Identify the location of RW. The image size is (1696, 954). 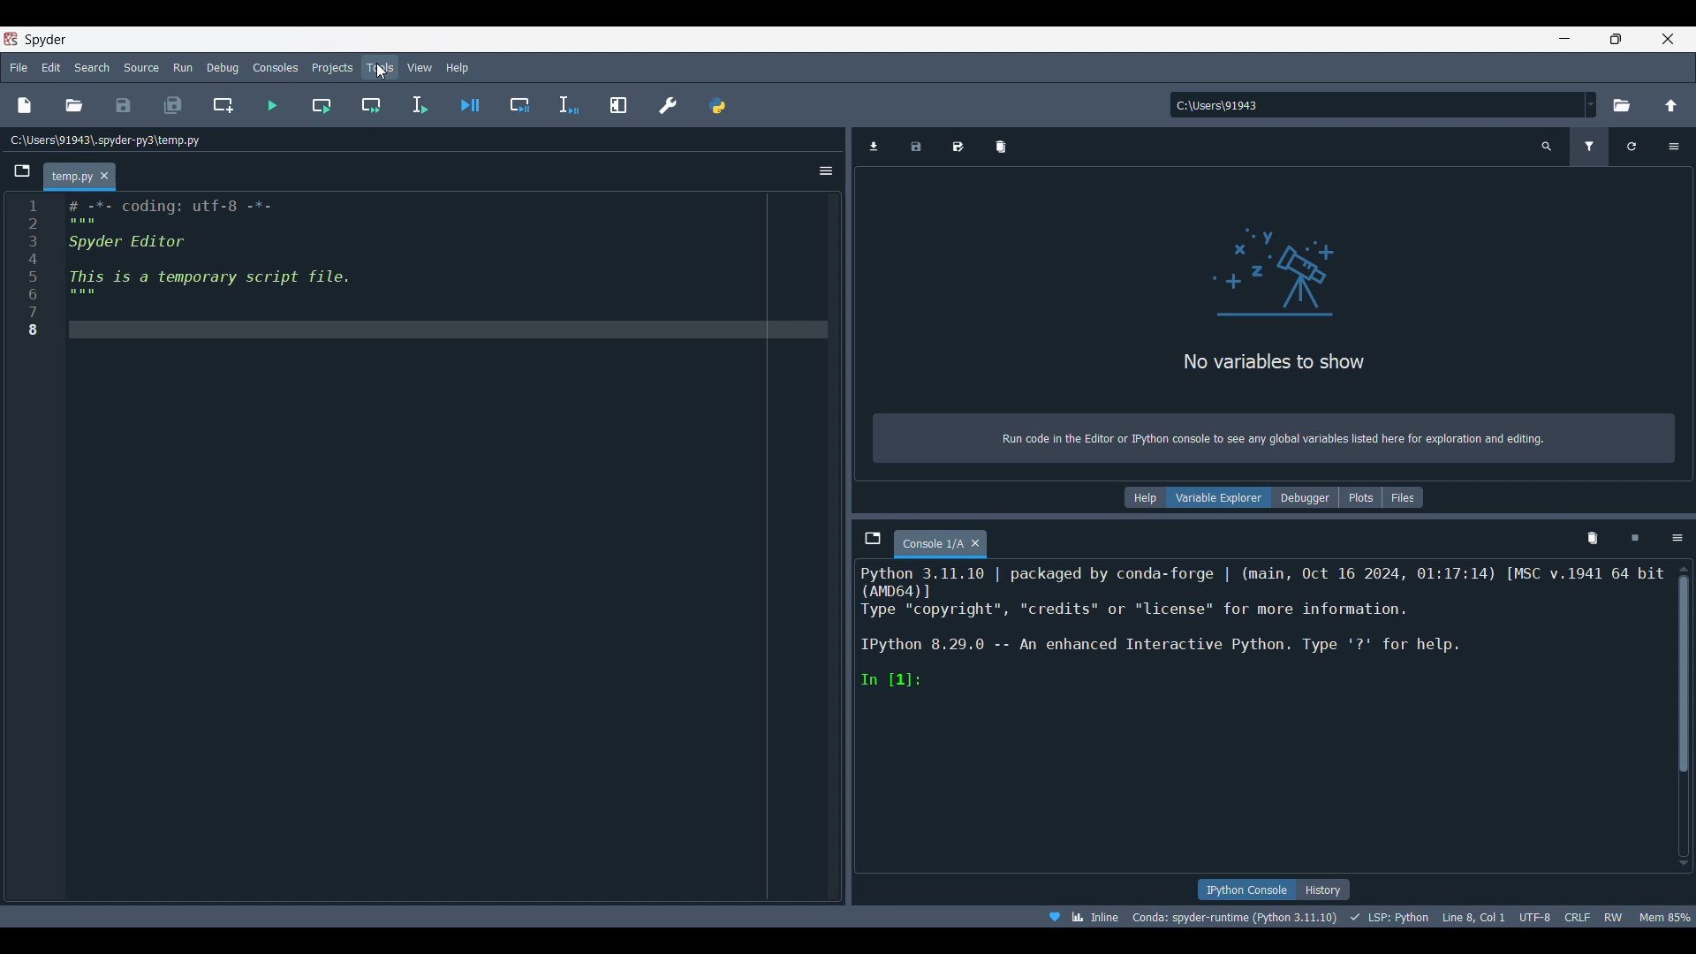
(1615, 918).